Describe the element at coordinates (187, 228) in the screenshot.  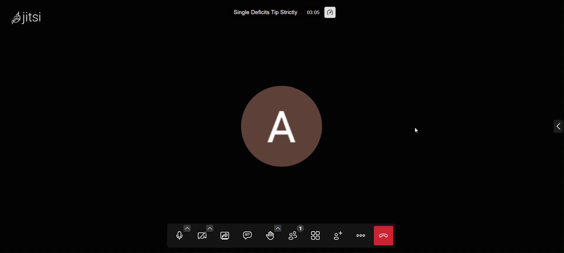
I see `audio setting` at that location.